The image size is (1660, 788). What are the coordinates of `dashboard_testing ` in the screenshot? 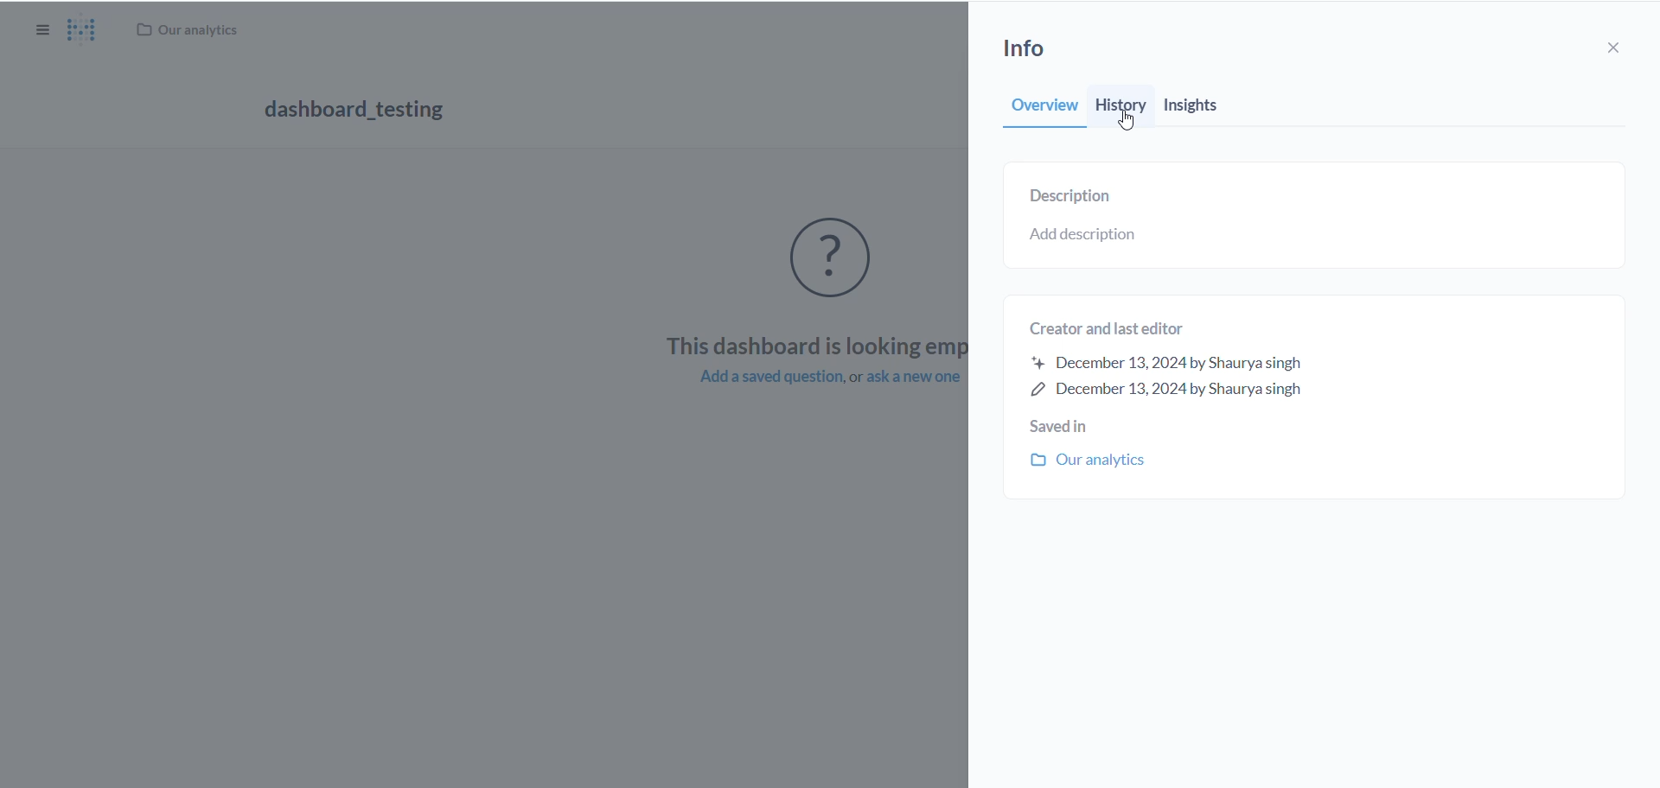 It's located at (356, 112).